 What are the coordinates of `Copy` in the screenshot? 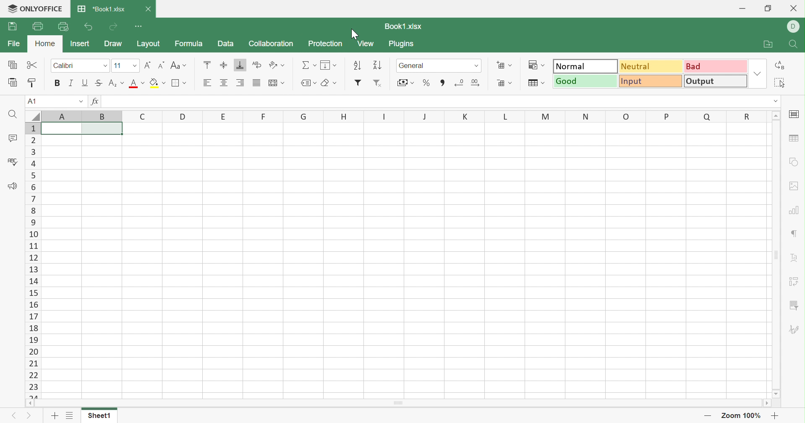 It's located at (14, 64).